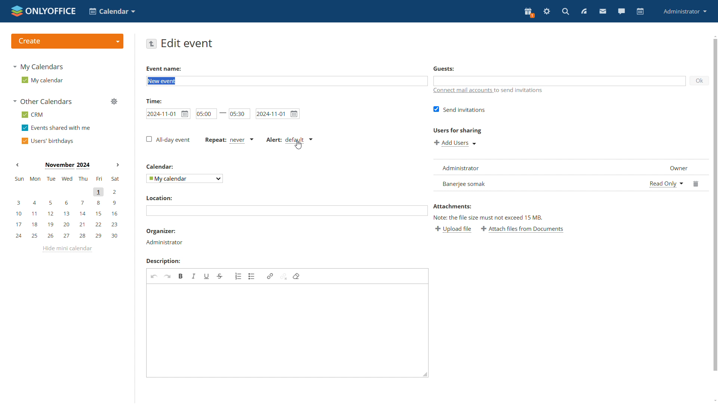 This screenshot has height=404, width=718. I want to click on remove format, so click(296, 276).